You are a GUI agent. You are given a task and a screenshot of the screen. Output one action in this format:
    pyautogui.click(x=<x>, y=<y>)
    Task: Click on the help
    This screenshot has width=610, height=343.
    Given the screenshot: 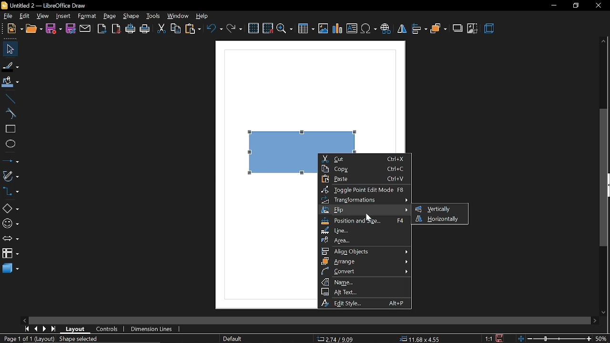 What is the action you would take?
    pyautogui.click(x=202, y=16)
    